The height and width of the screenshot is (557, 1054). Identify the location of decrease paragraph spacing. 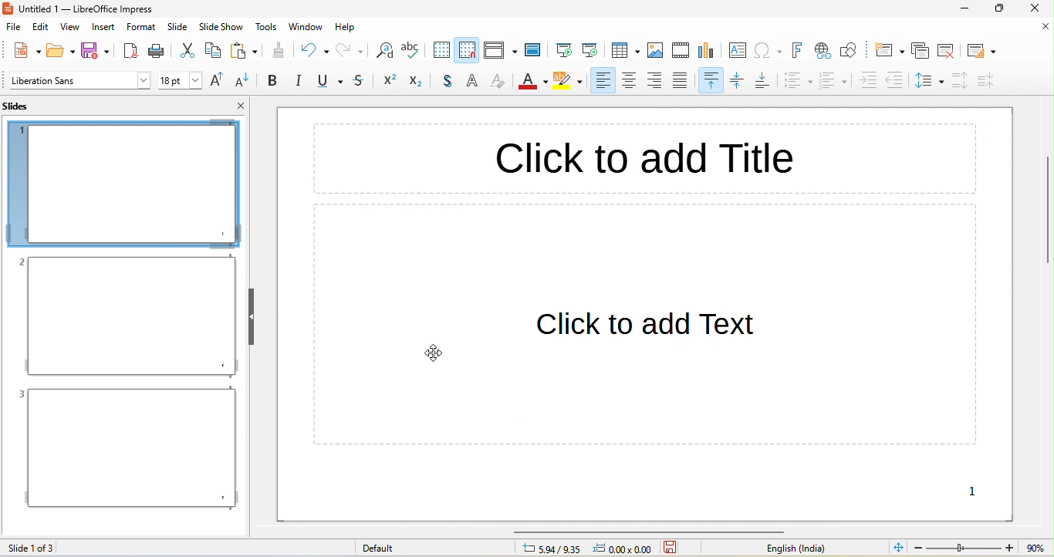
(988, 80).